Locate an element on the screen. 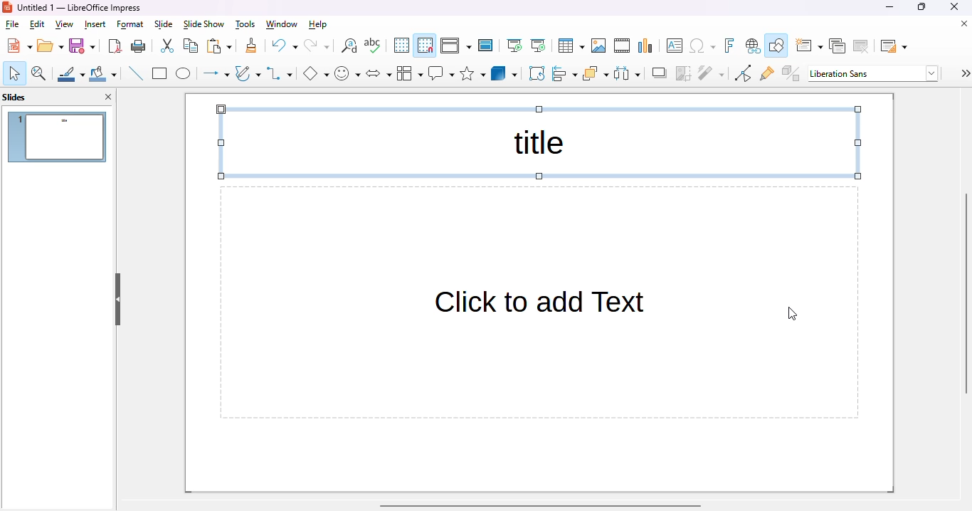 This screenshot has width=972, height=511. cursor is located at coordinates (791, 313).